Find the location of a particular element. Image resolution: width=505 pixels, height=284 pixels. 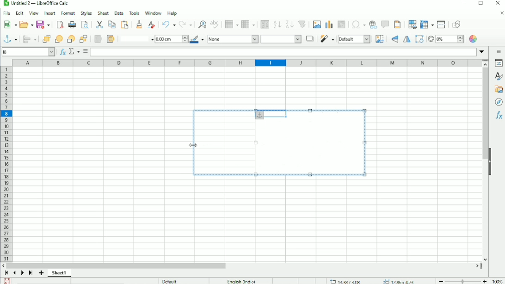

Insert hyperlink is located at coordinates (373, 25).